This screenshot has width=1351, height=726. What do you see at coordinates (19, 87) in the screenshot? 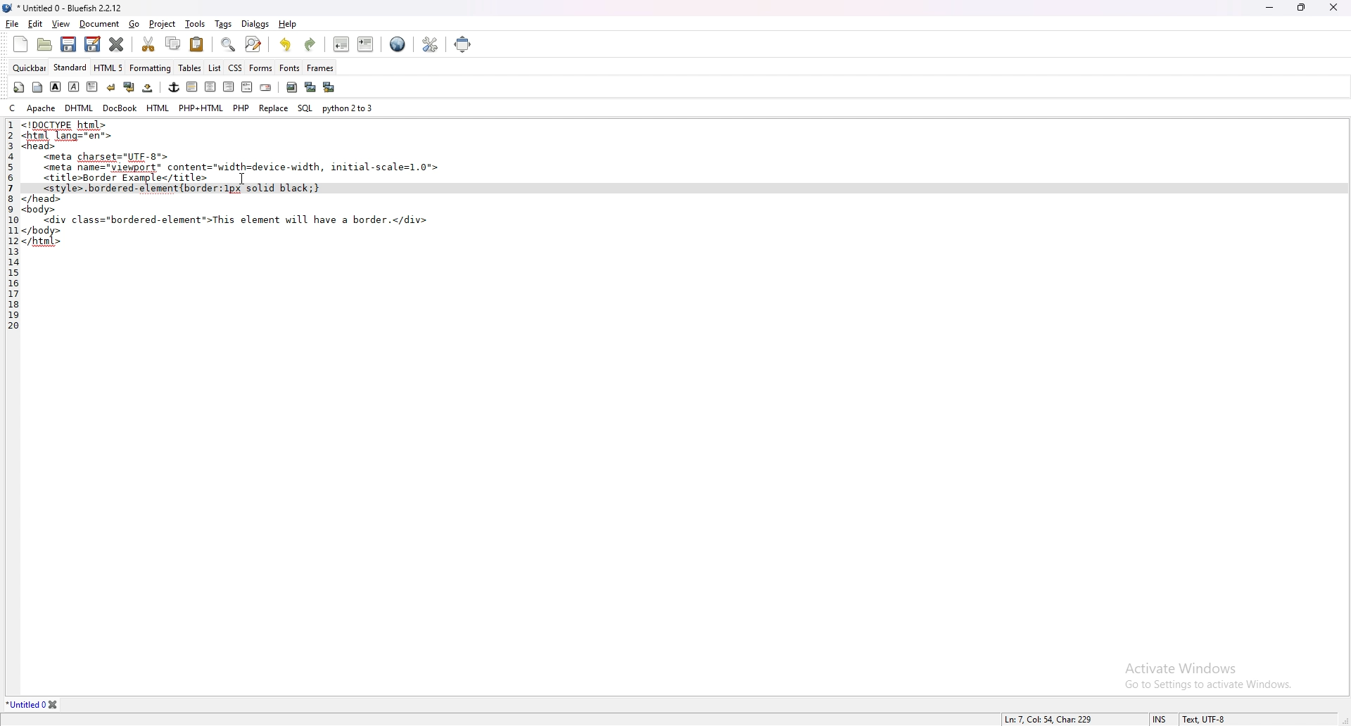
I see `quickstart` at bounding box center [19, 87].